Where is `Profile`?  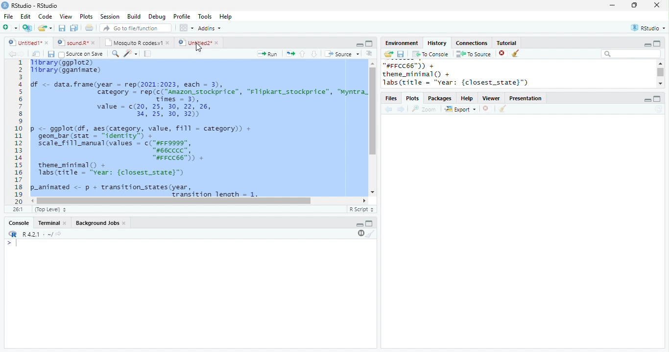
Profile is located at coordinates (182, 17).